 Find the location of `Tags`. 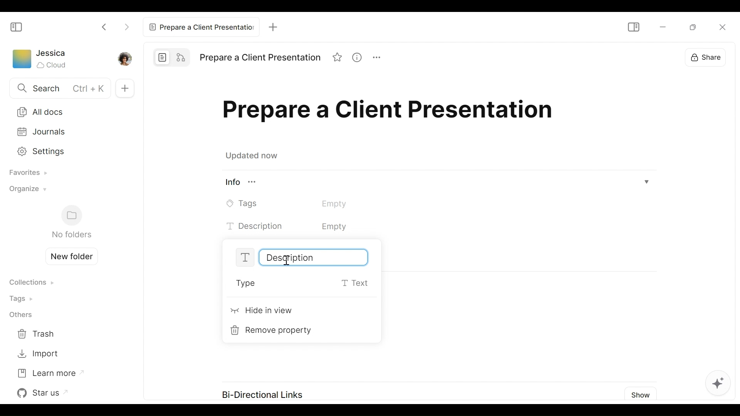

Tags is located at coordinates (298, 203).